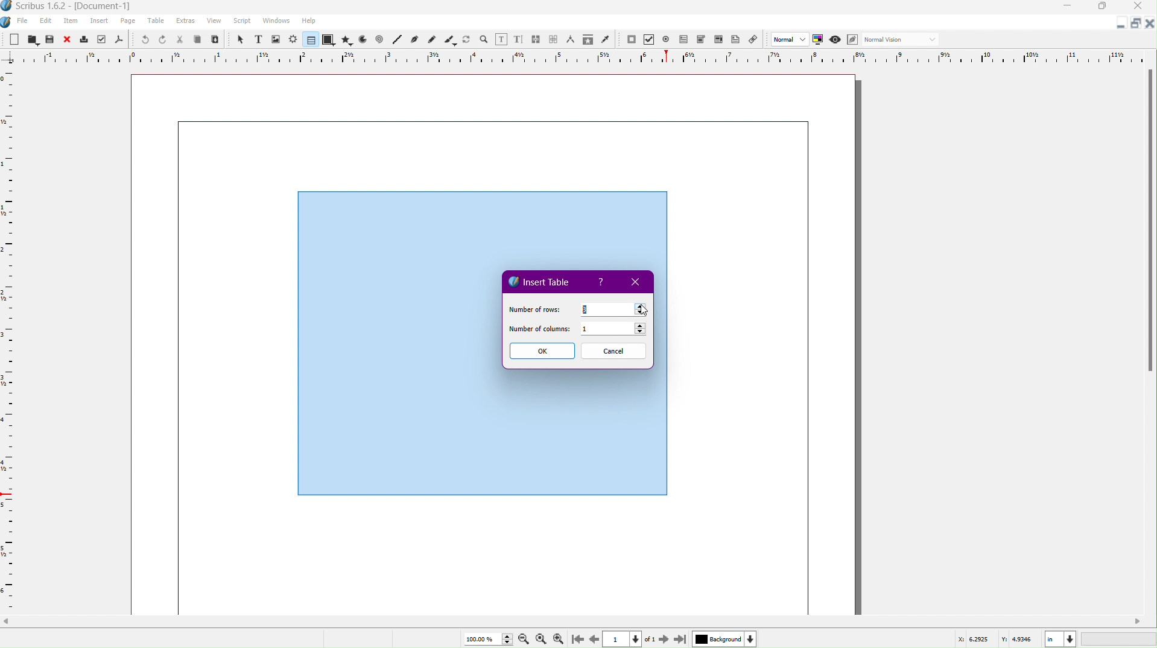  Describe the element at coordinates (624, 639) in the screenshot. I see `Page Number` at that location.